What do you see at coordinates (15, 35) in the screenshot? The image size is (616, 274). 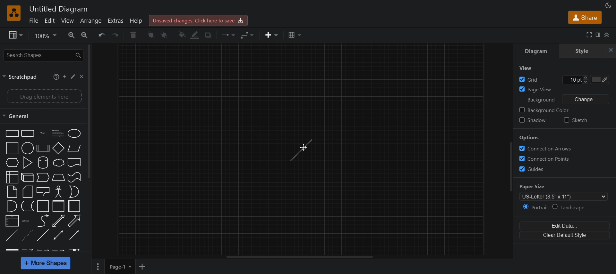 I see `view` at bounding box center [15, 35].